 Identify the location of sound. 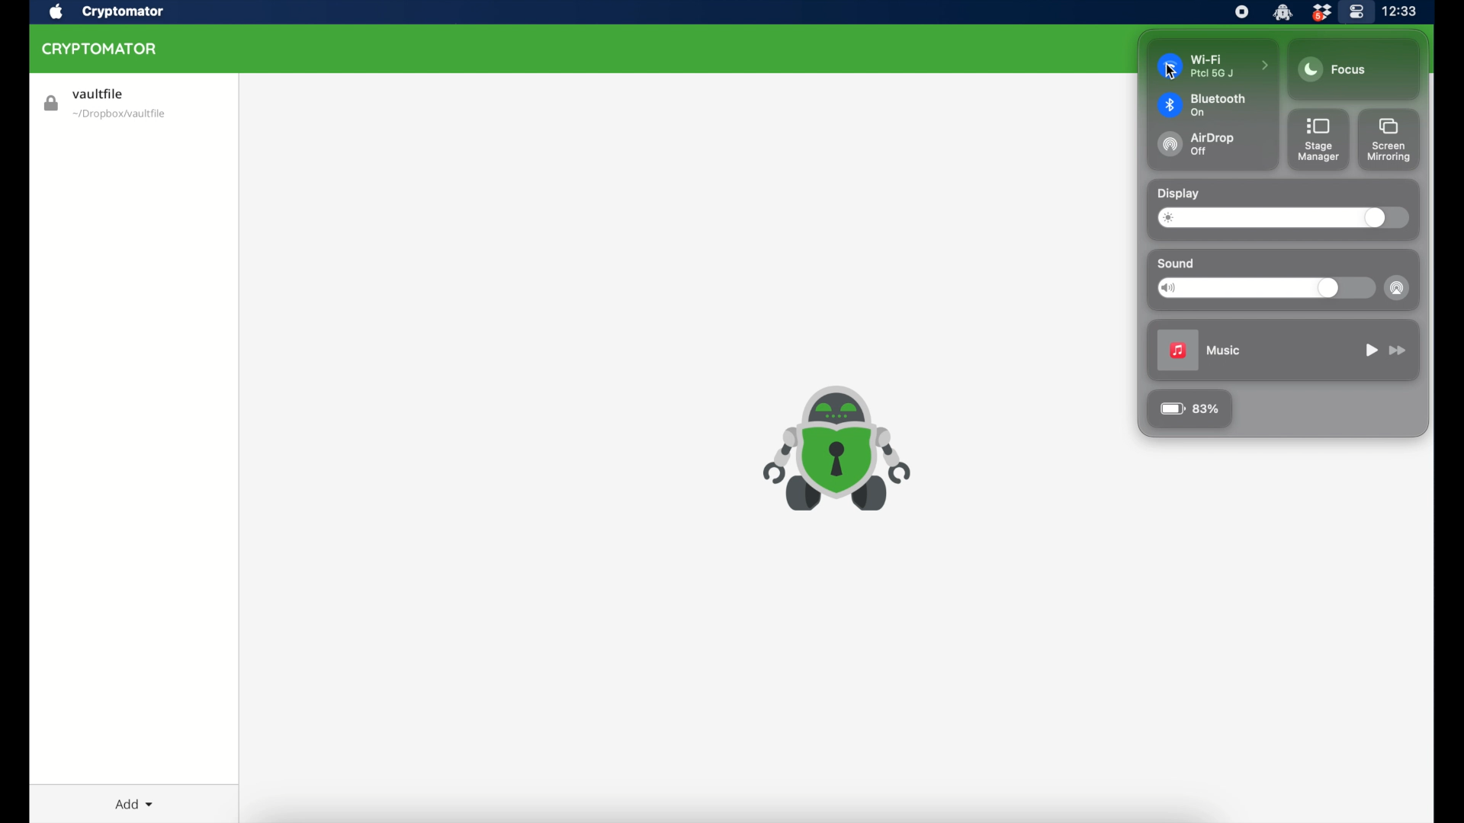
(1283, 282).